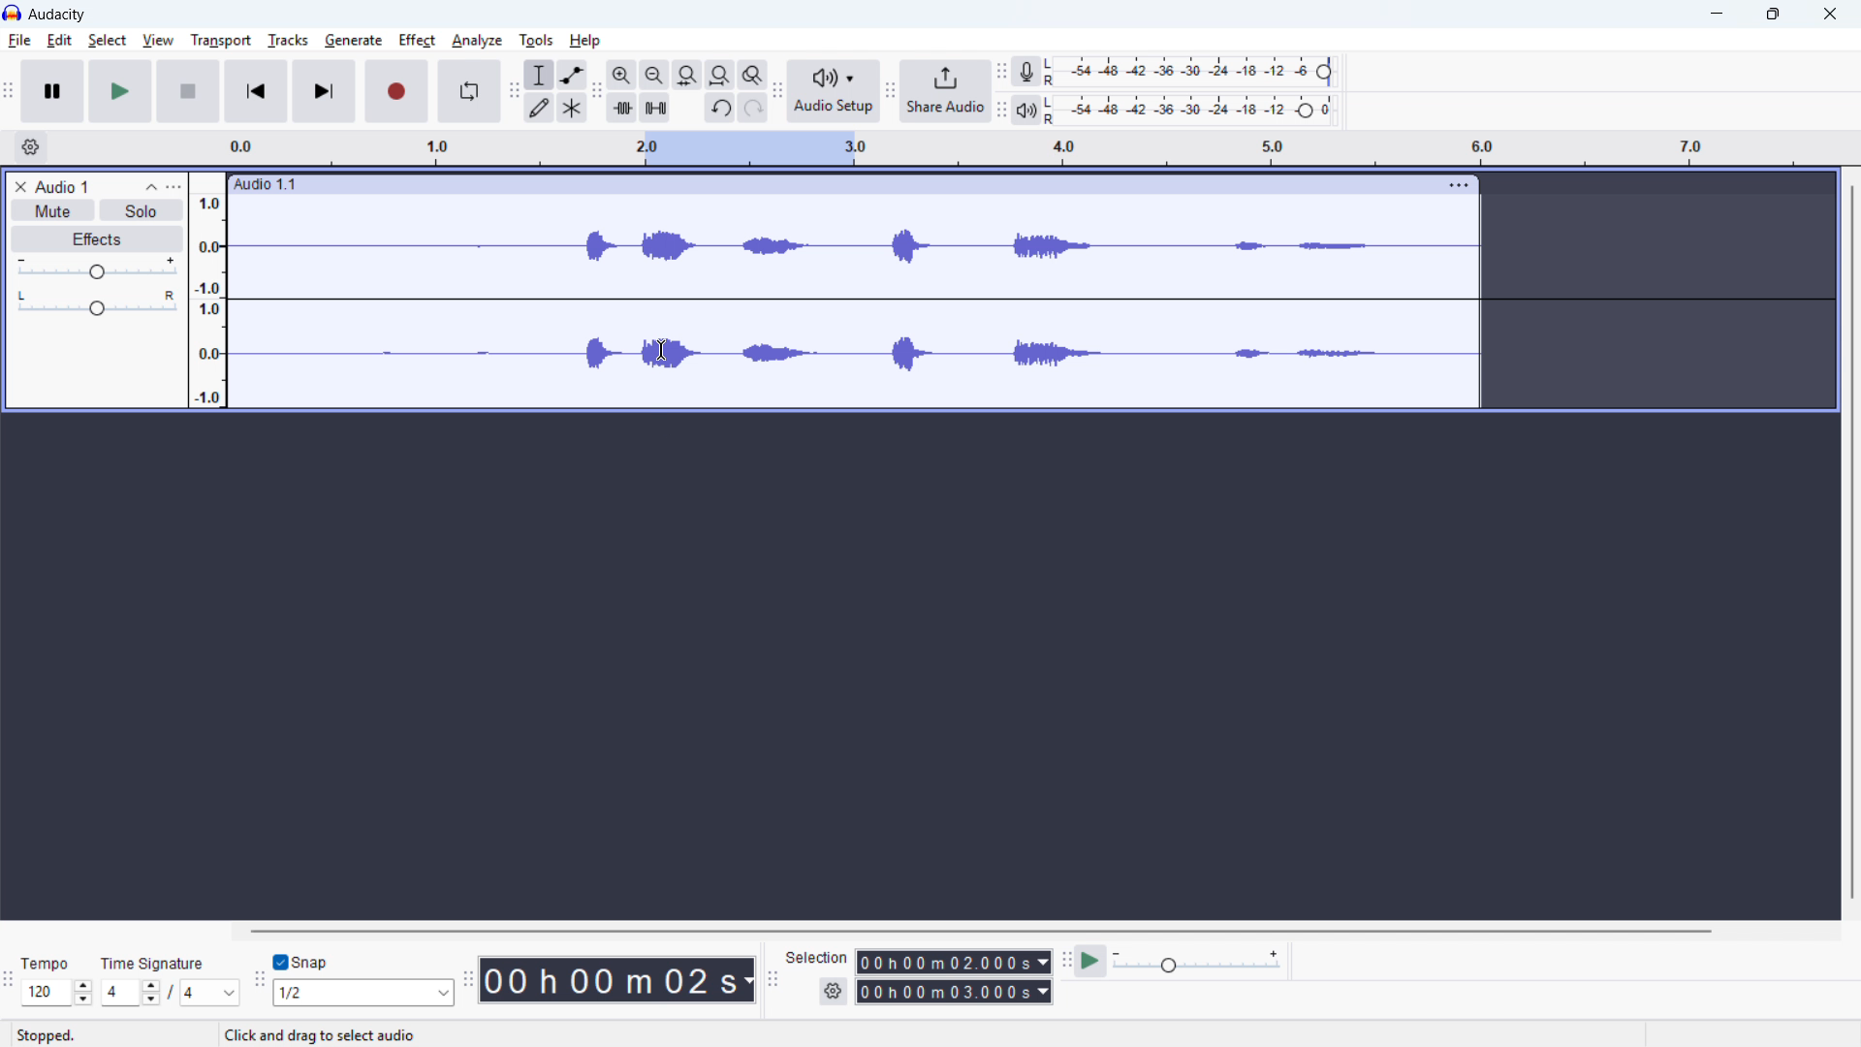 The width and height of the screenshot is (1861, 1047). I want to click on Recording metre, so click(1025, 73).